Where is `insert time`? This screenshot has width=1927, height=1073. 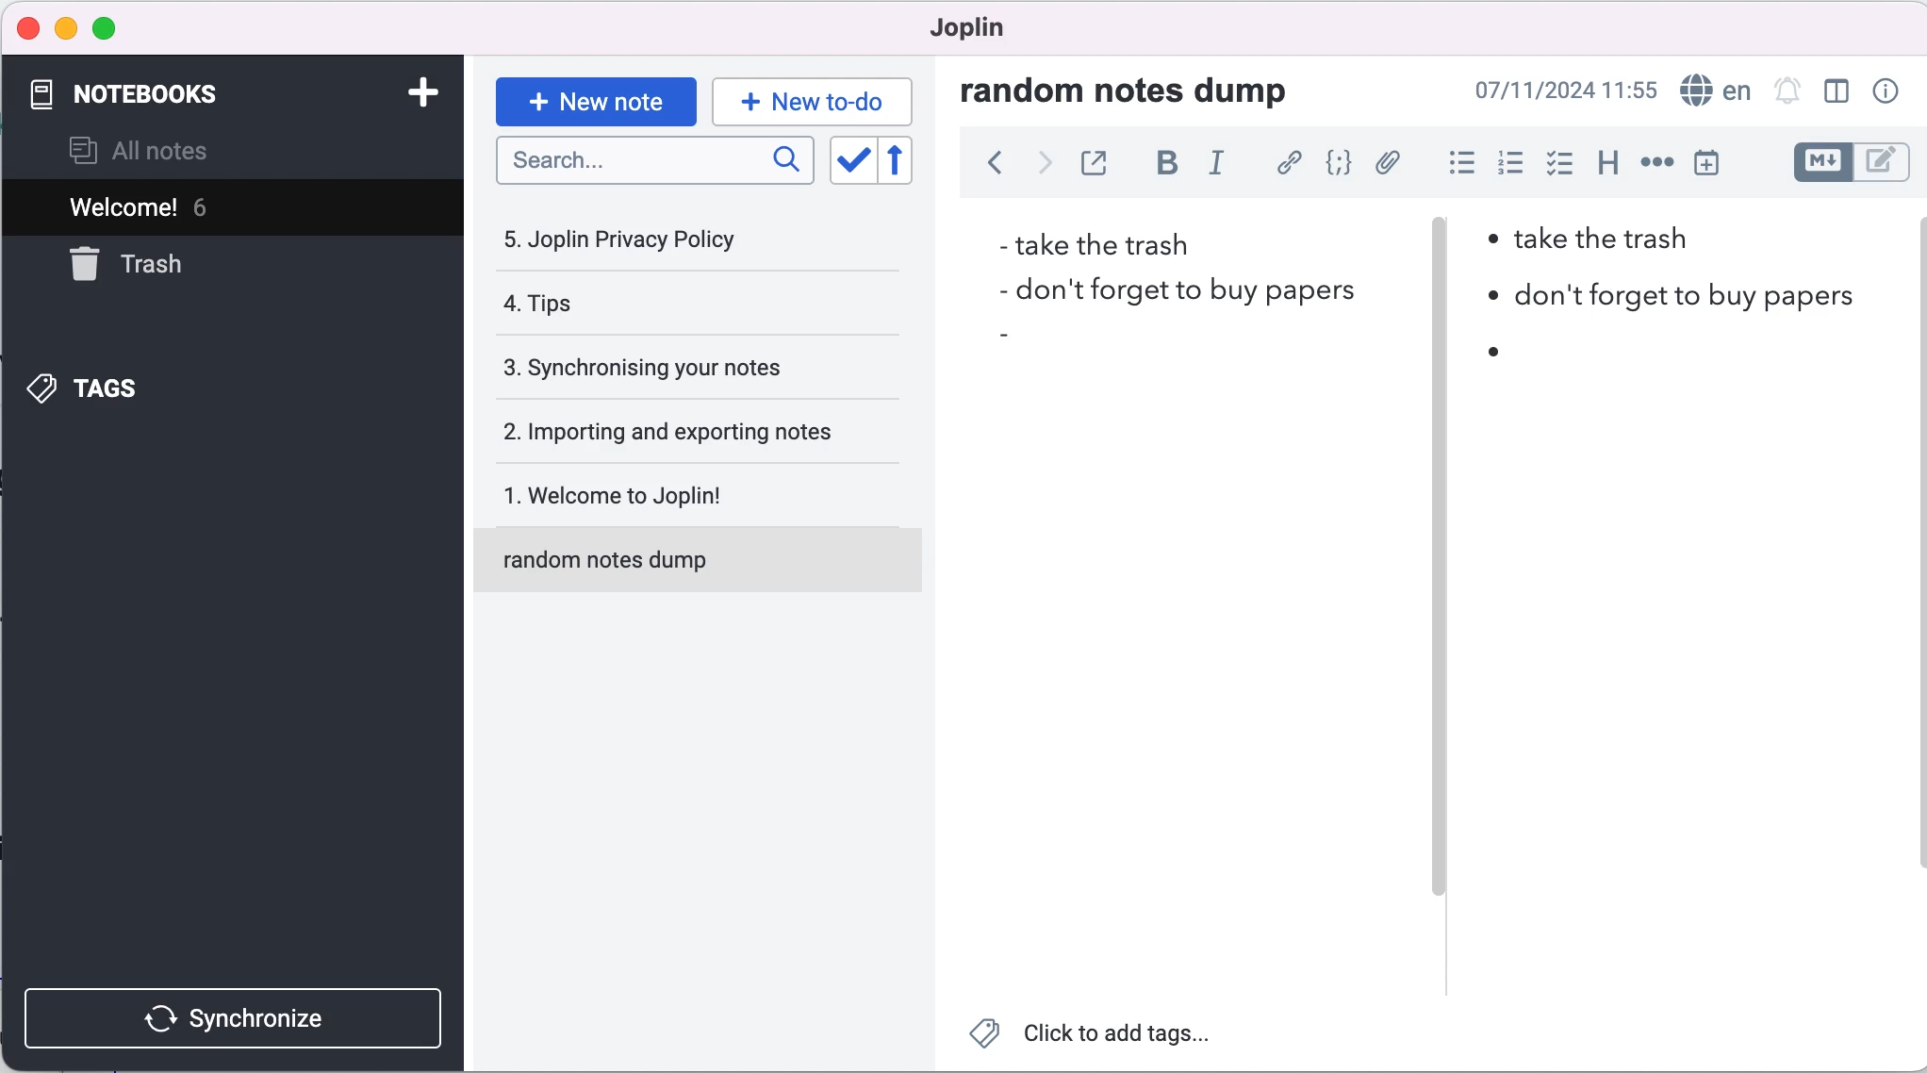
insert time is located at coordinates (1719, 162).